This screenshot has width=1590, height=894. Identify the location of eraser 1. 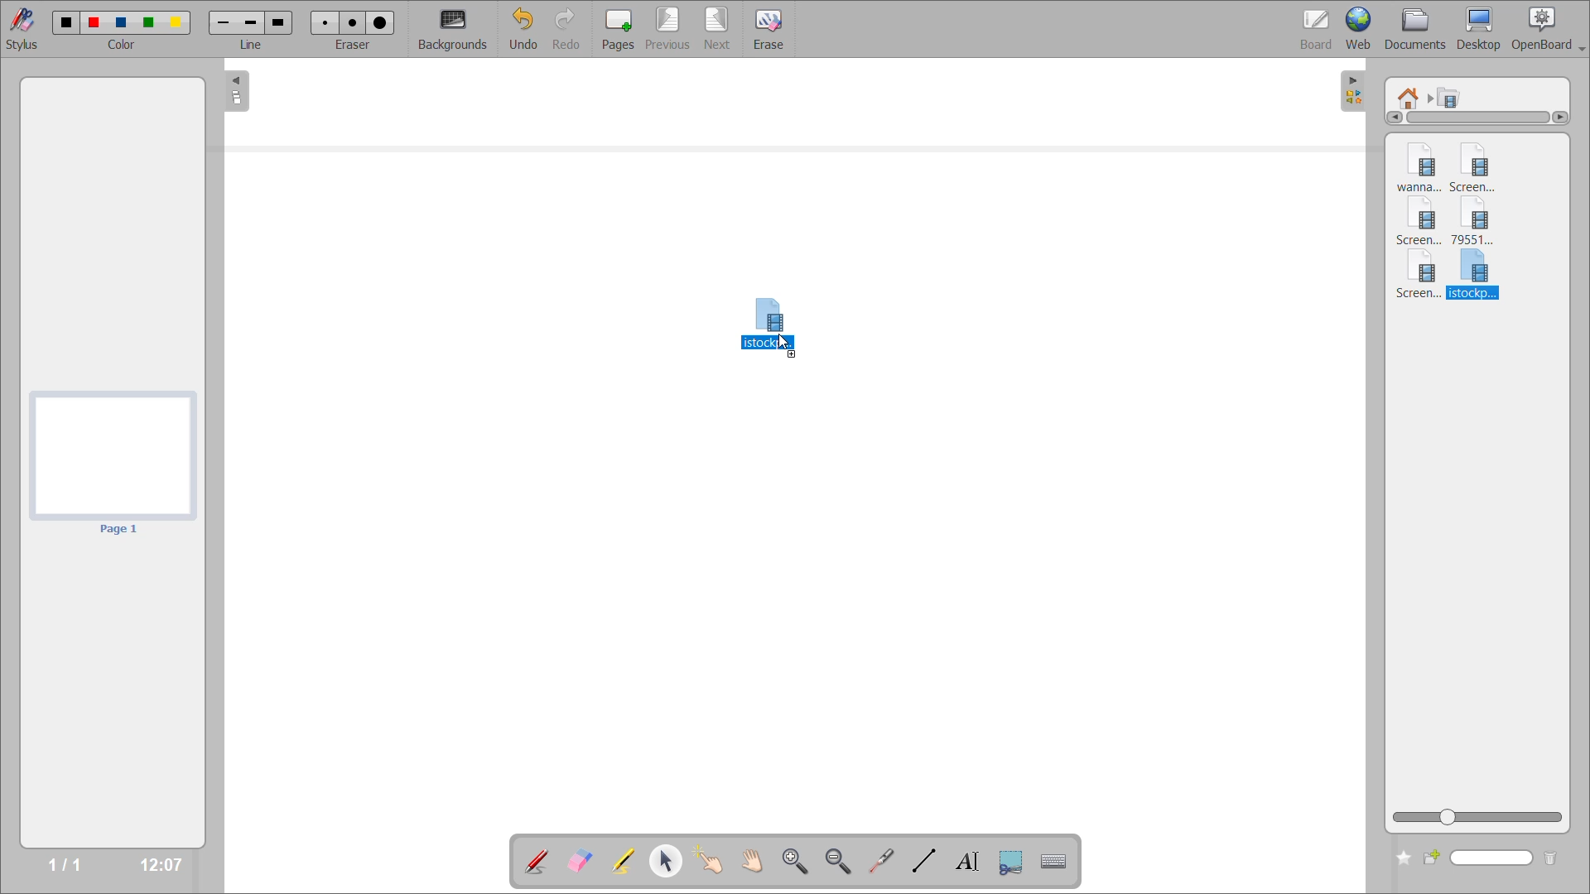
(328, 22).